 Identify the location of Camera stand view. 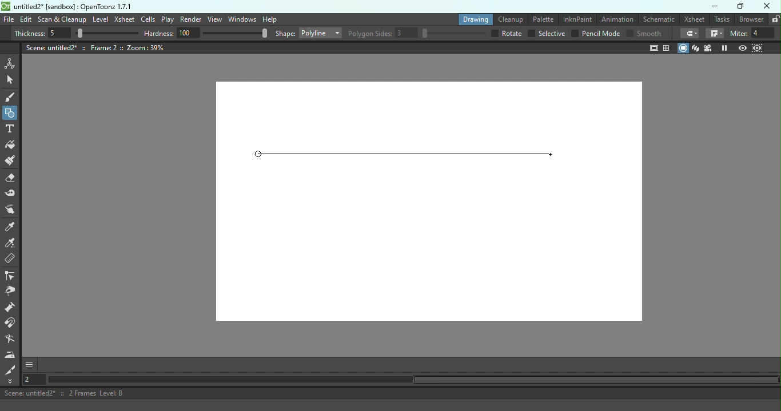
(683, 49).